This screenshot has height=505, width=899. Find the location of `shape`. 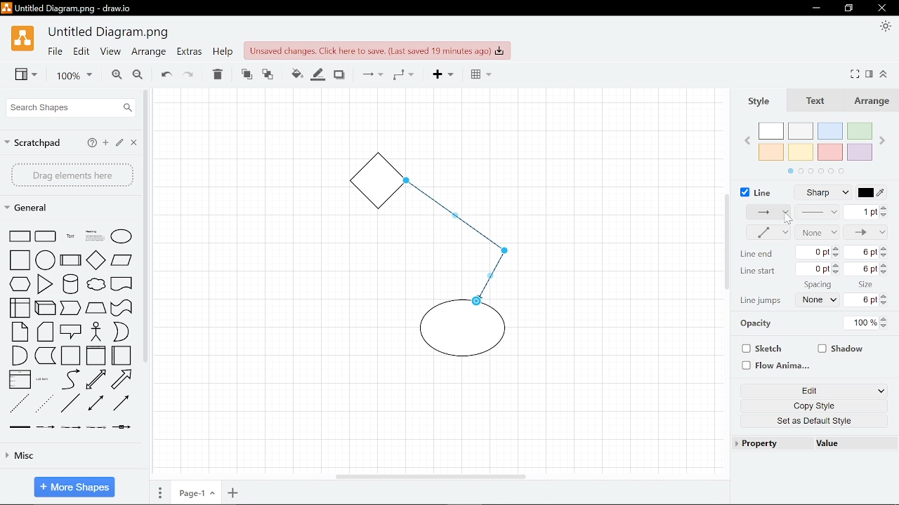

shape is located at coordinates (122, 308).